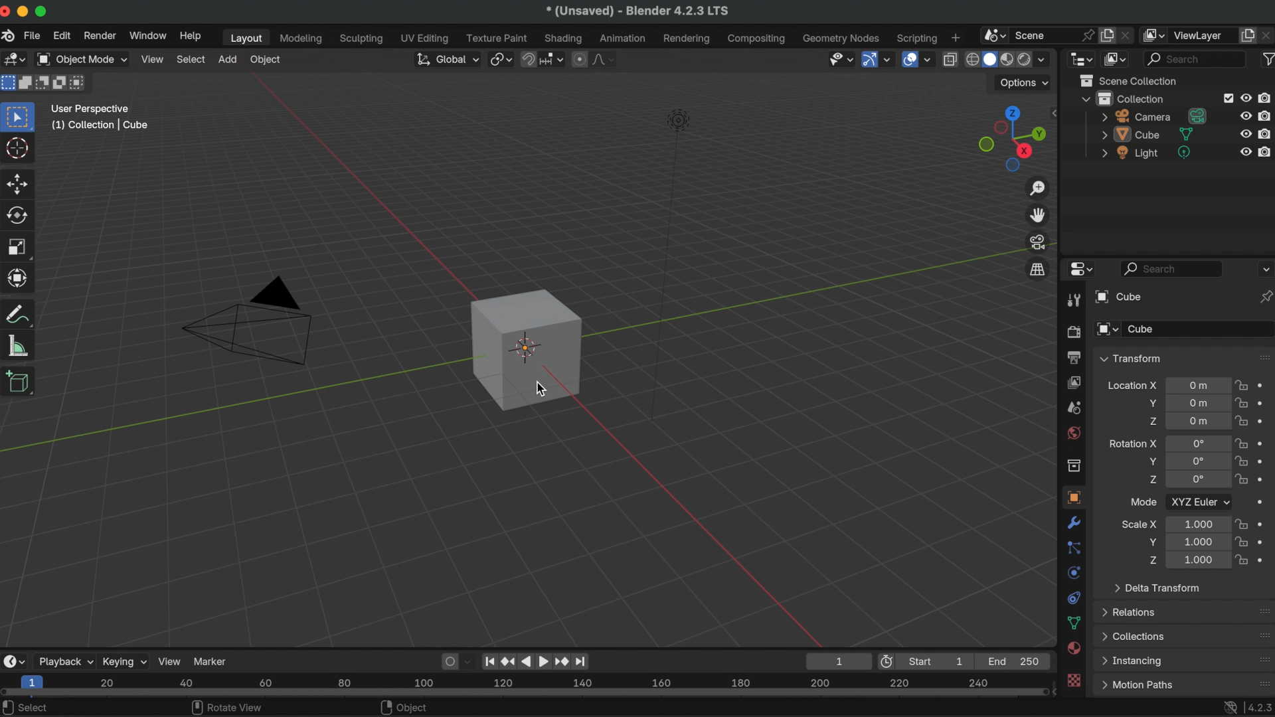 This screenshot has width=1275, height=717. I want to click on animate property, so click(1264, 541).